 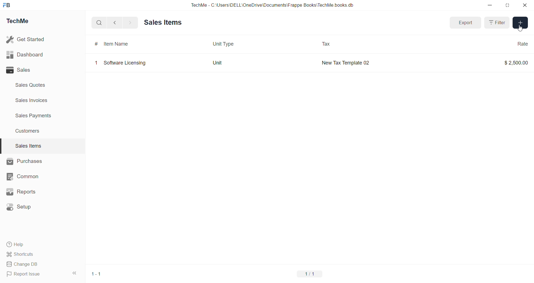 I want to click on Sales Items, so click(x=28, y=146).